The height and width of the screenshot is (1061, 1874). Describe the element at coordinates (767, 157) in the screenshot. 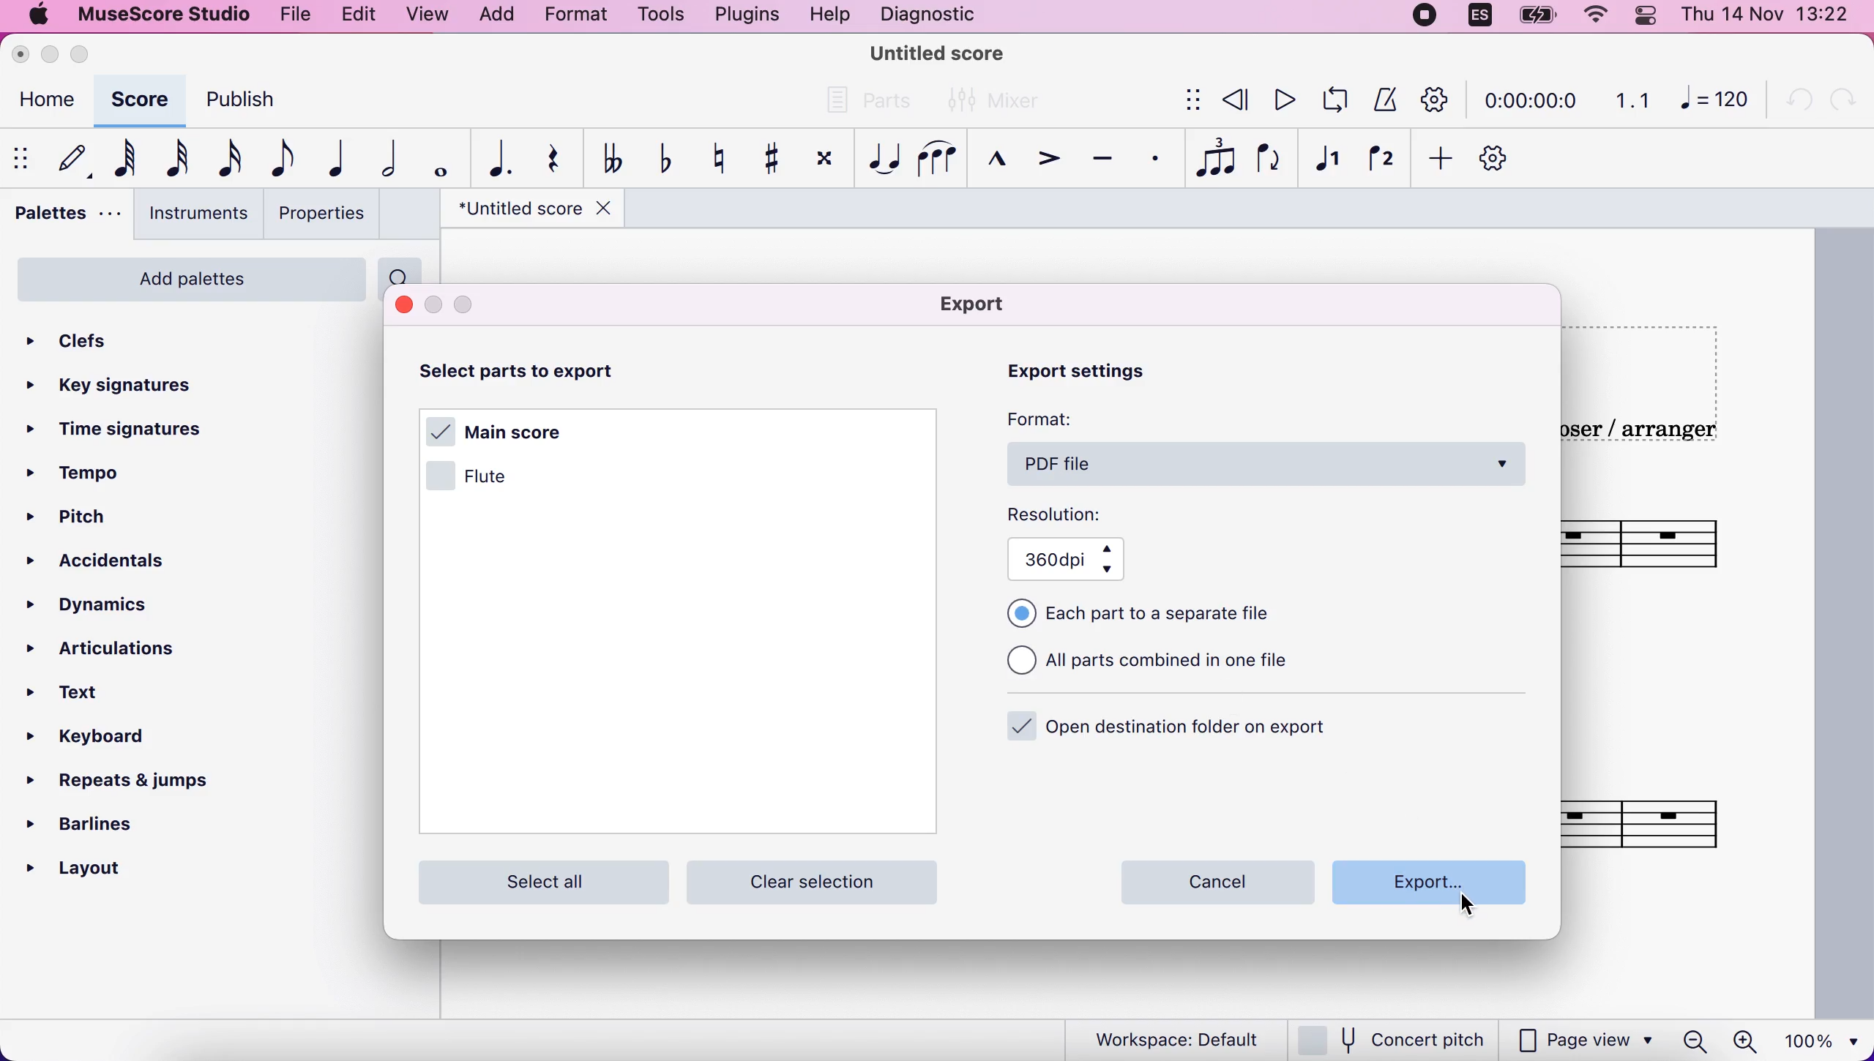

I see `toggle sharp` at that location.